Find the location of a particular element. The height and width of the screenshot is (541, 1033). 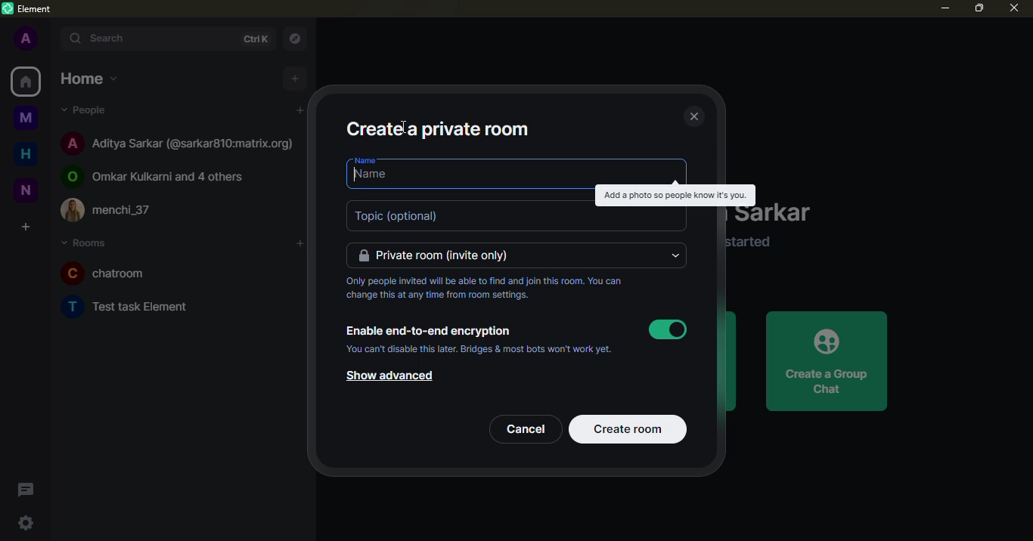

create a private room is located at coordinates (439, 126).